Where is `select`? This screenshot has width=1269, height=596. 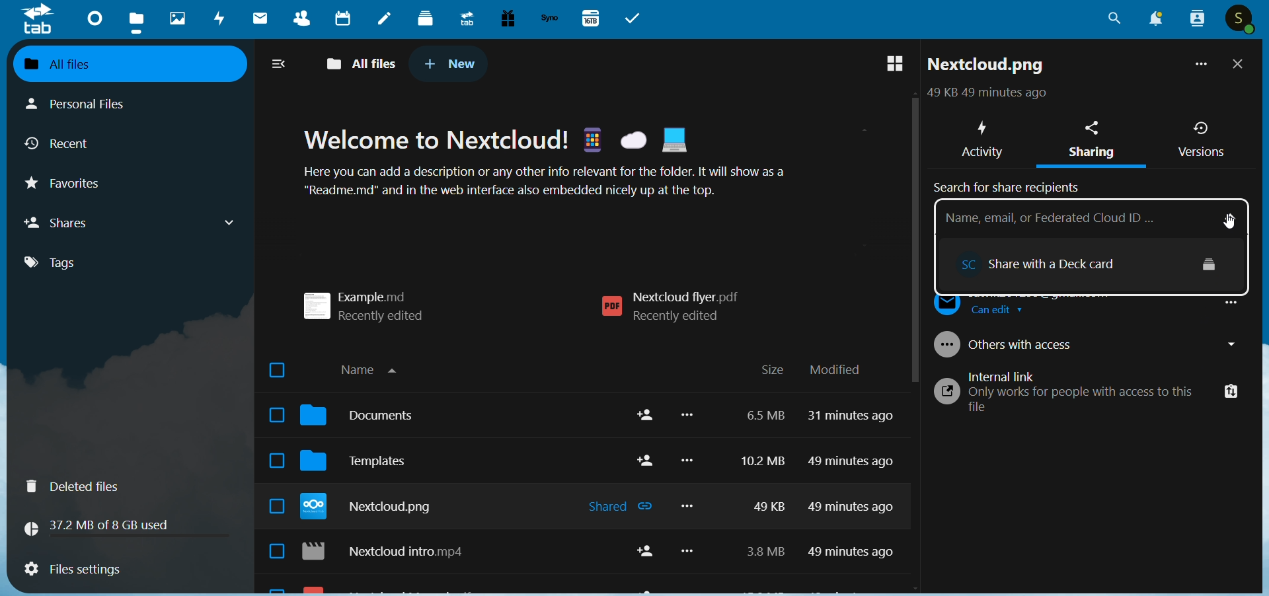
select is located at coordinates (271, 463).